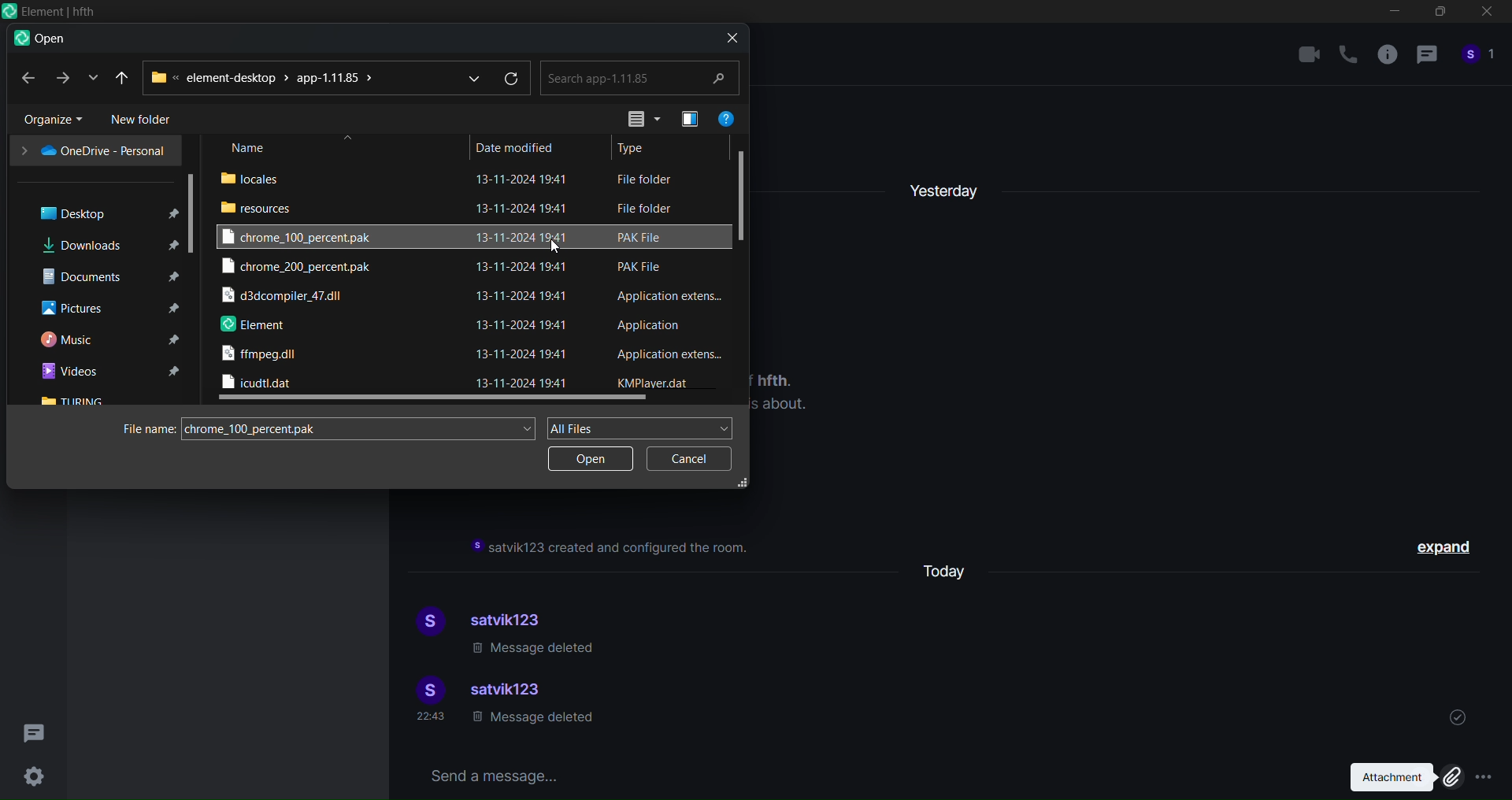 The width and height of the screenshot is (1512, 800). Describe the element at coordinates (1395, 14) in the screenshot. I see `minimize` at that location.